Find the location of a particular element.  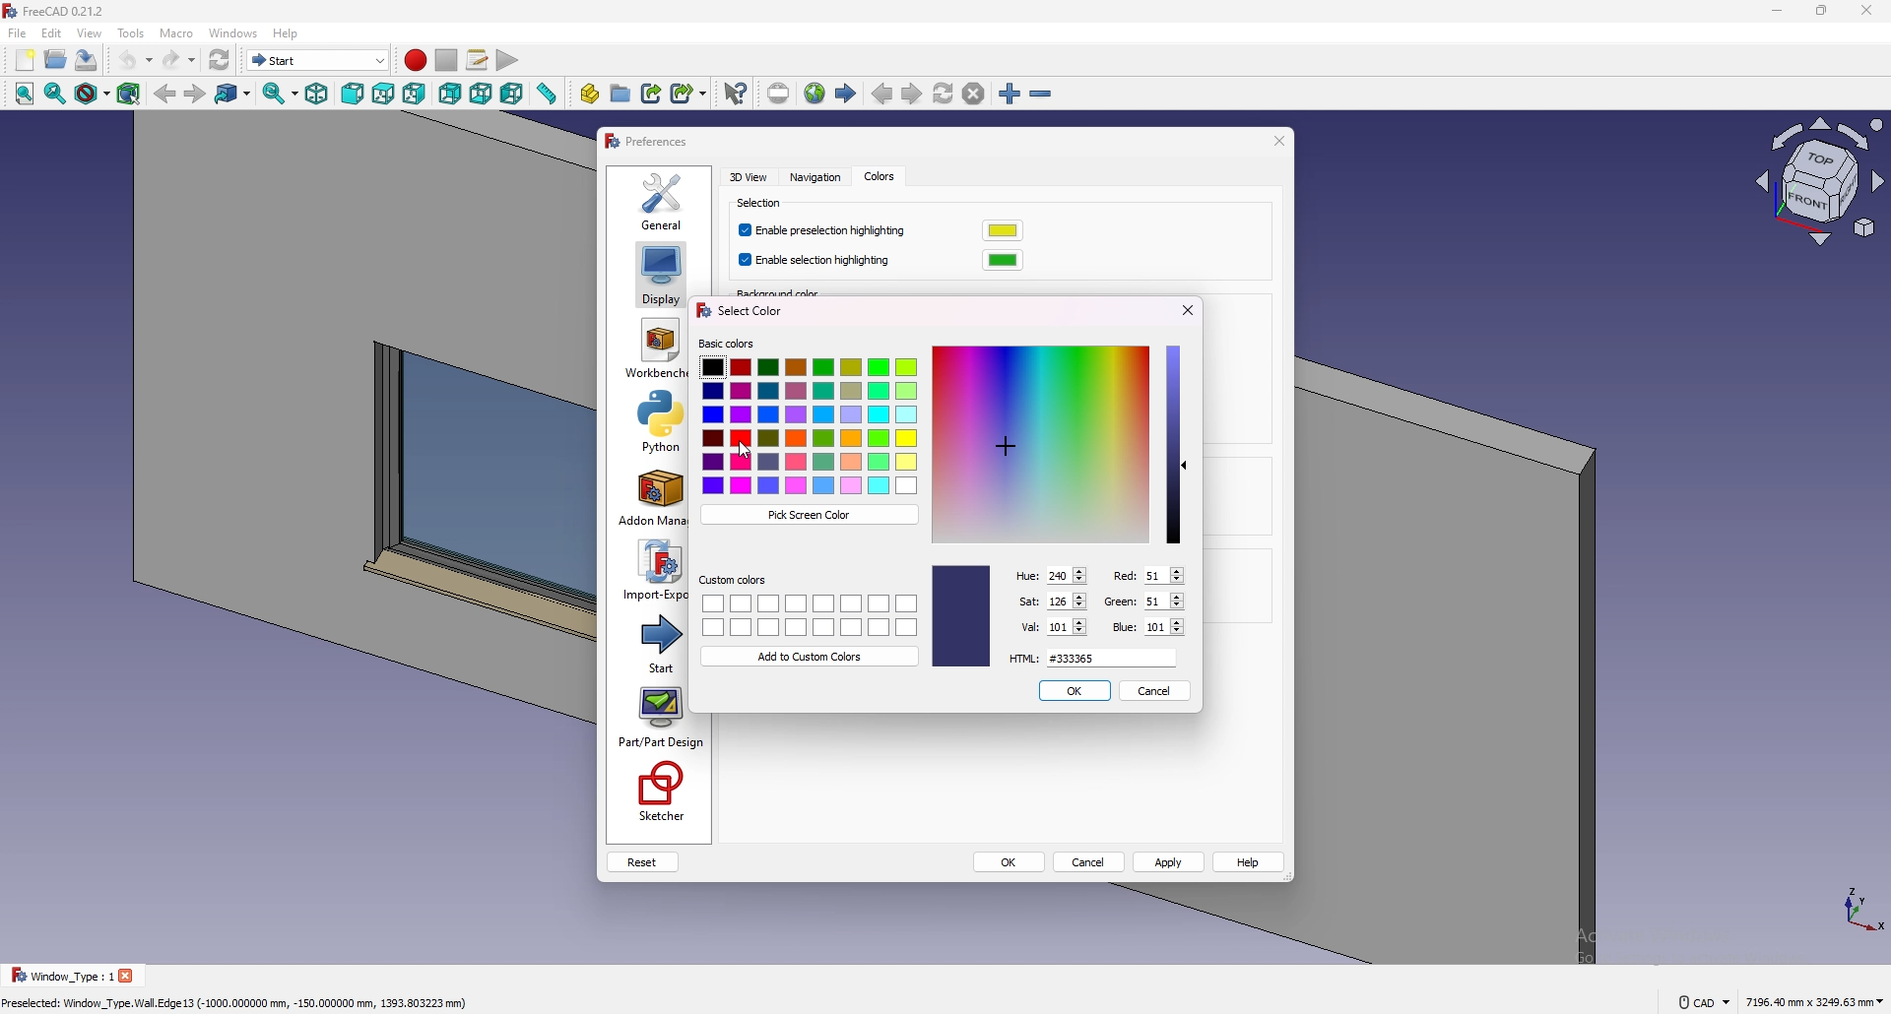

color slider is located at coordinates (1040, 445).